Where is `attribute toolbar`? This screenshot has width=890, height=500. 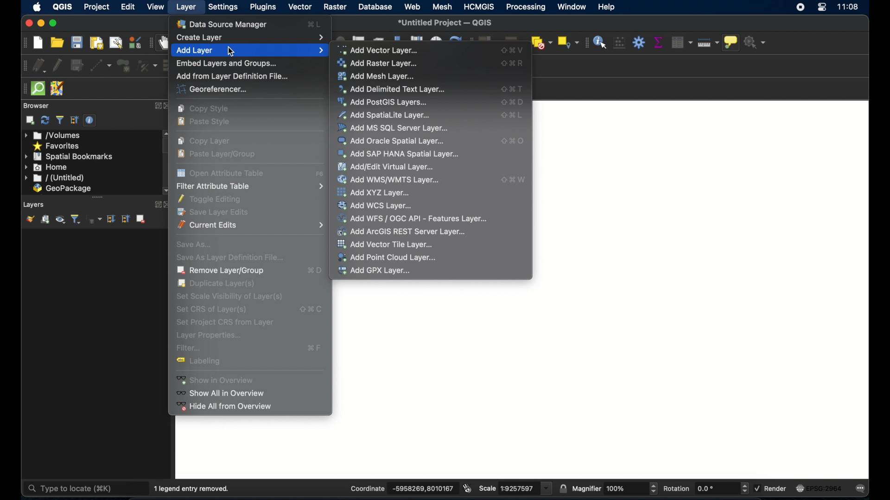
attribute toolbar is located at coordinates (585, 43).